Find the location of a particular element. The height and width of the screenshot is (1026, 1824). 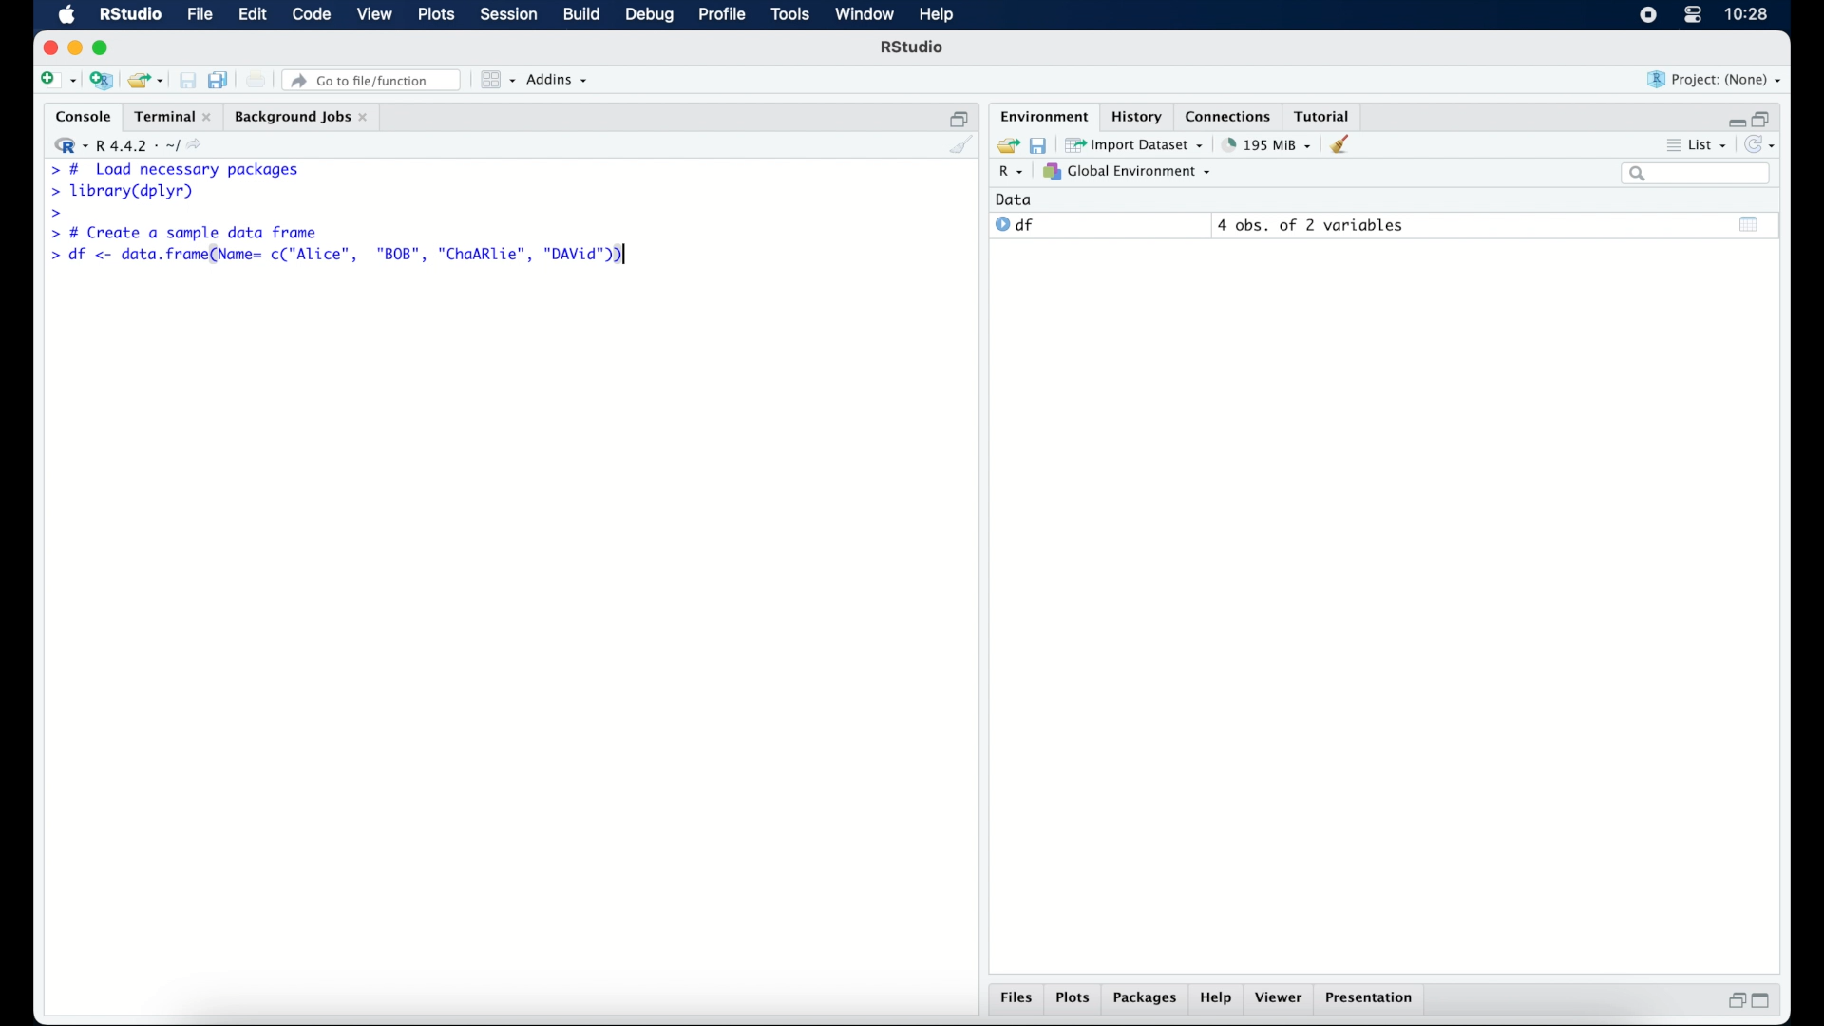

search bar is located at coordinates (1695, 175).